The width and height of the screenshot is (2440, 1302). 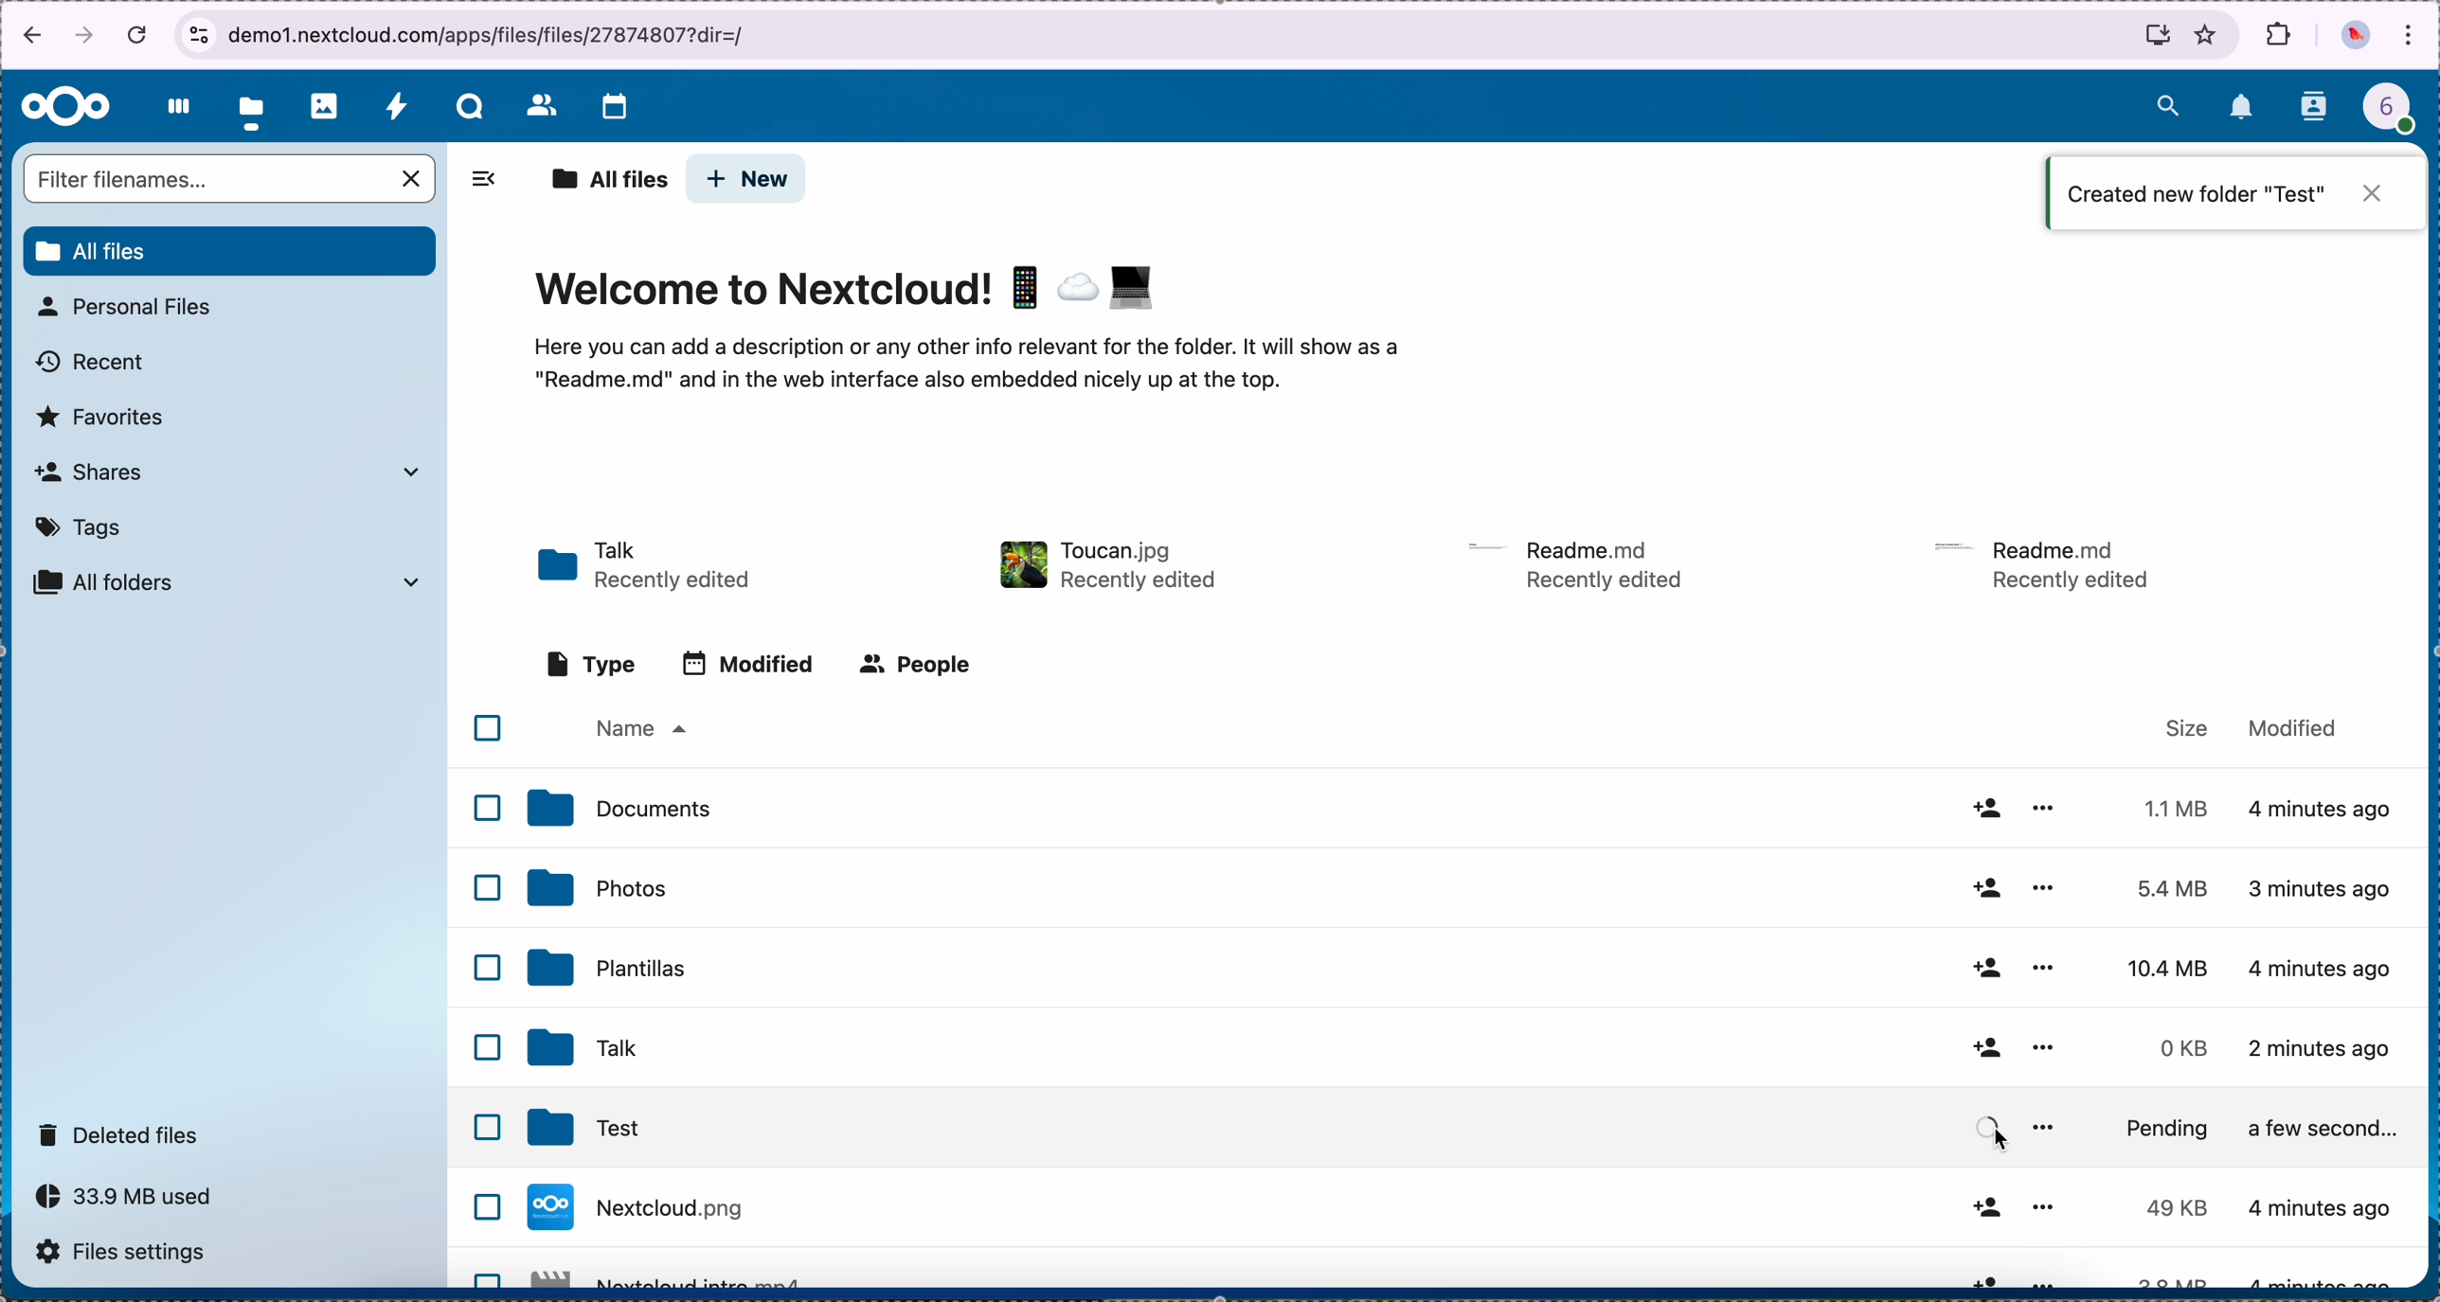 I want to click on shares, so click(x=225, y=471).